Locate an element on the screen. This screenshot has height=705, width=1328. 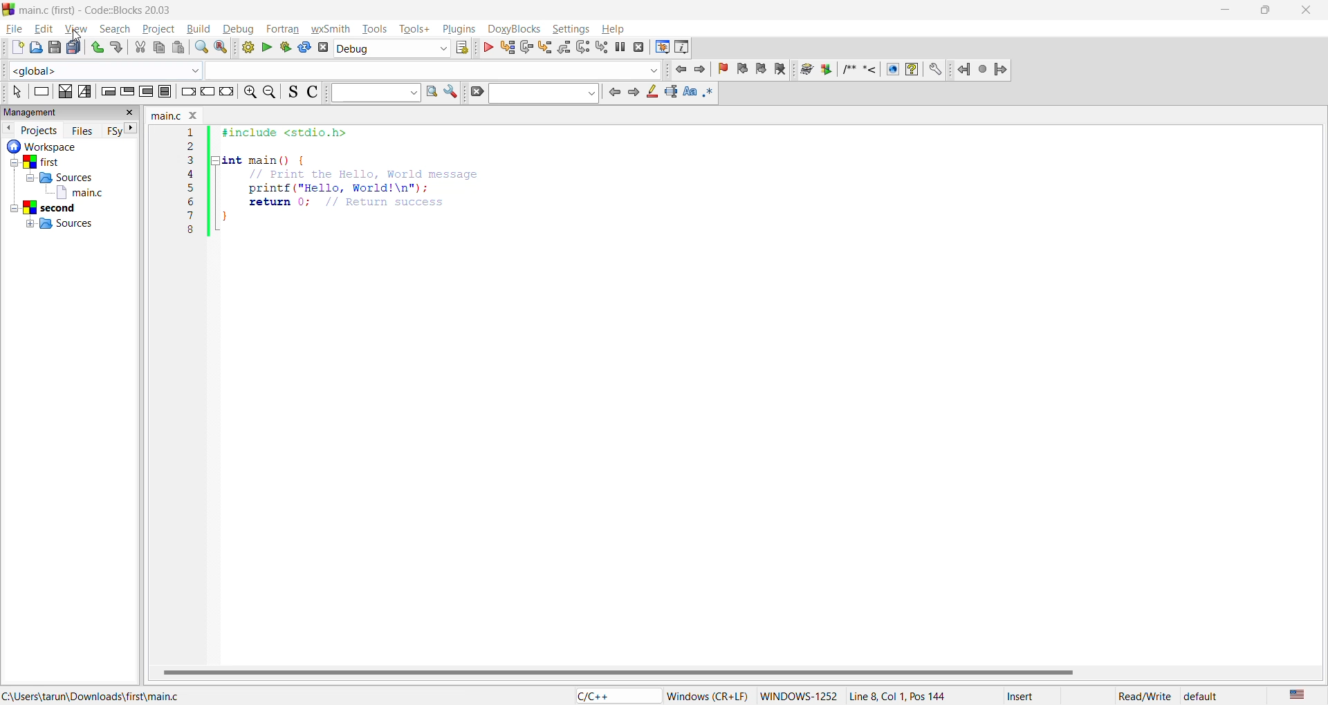
save all is located at coordinates (74, 48).